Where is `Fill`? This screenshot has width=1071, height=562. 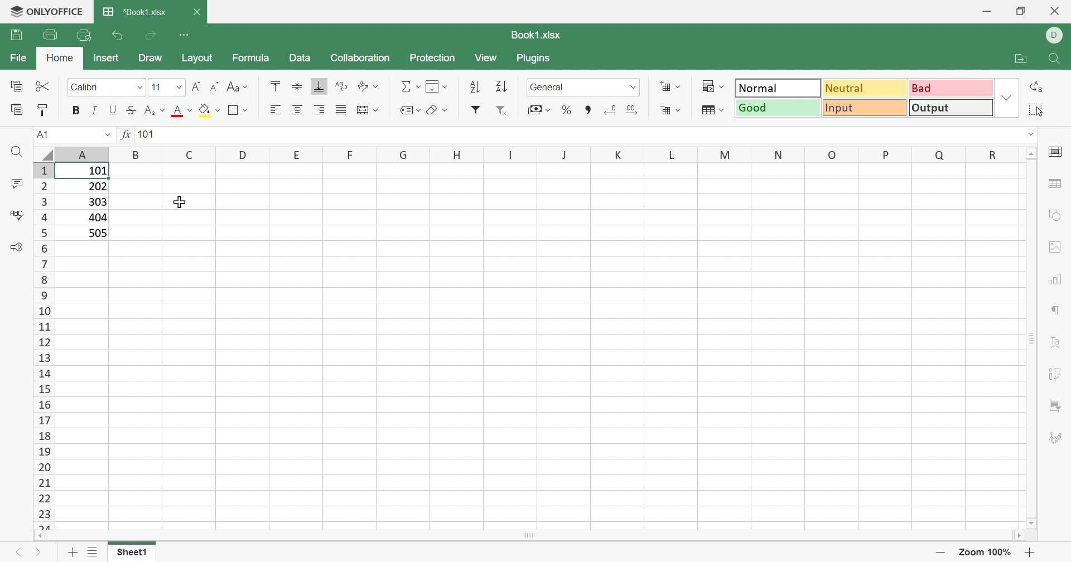 Fill is located at coordinates (437, 87).